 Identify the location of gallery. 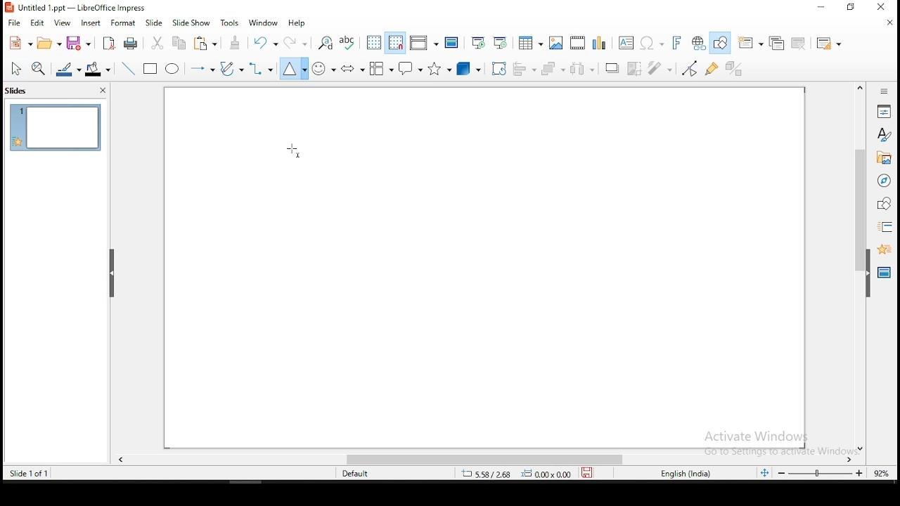
(883, 160).